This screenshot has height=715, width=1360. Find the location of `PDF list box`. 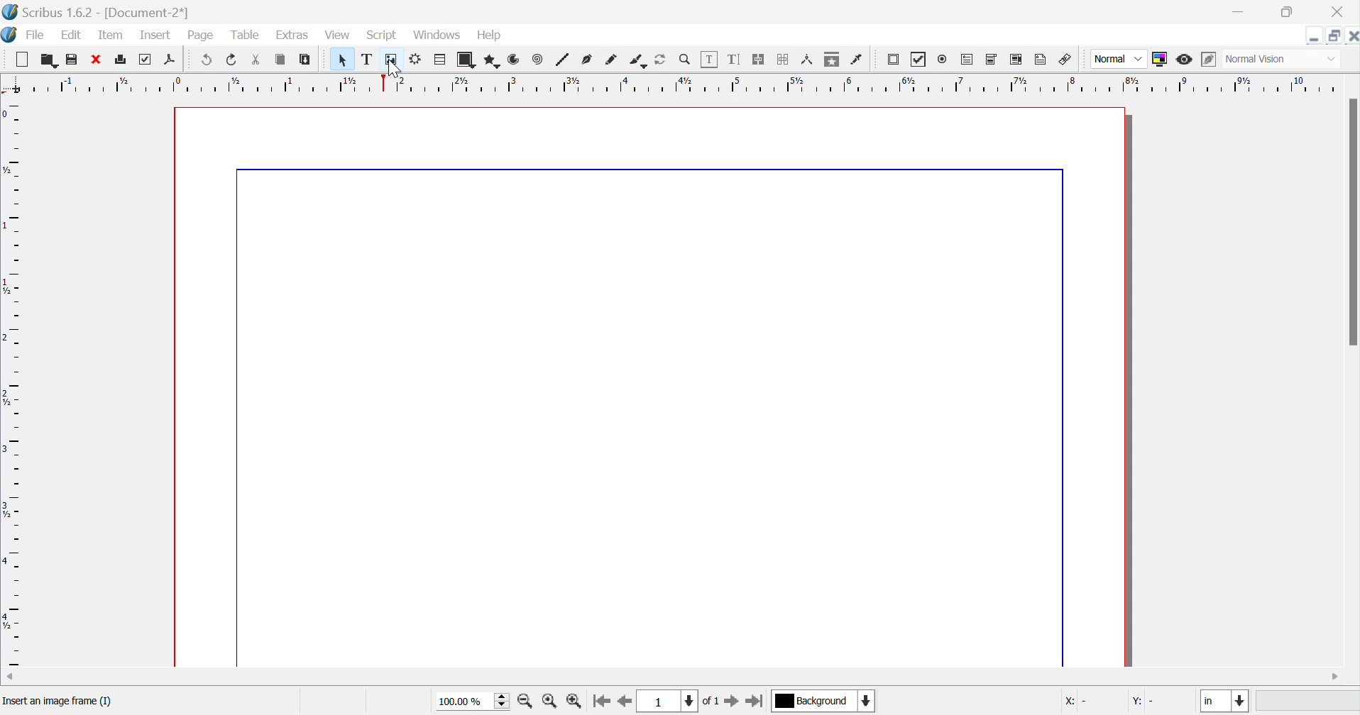

PDF list box is located at coordinates (1014, 58).